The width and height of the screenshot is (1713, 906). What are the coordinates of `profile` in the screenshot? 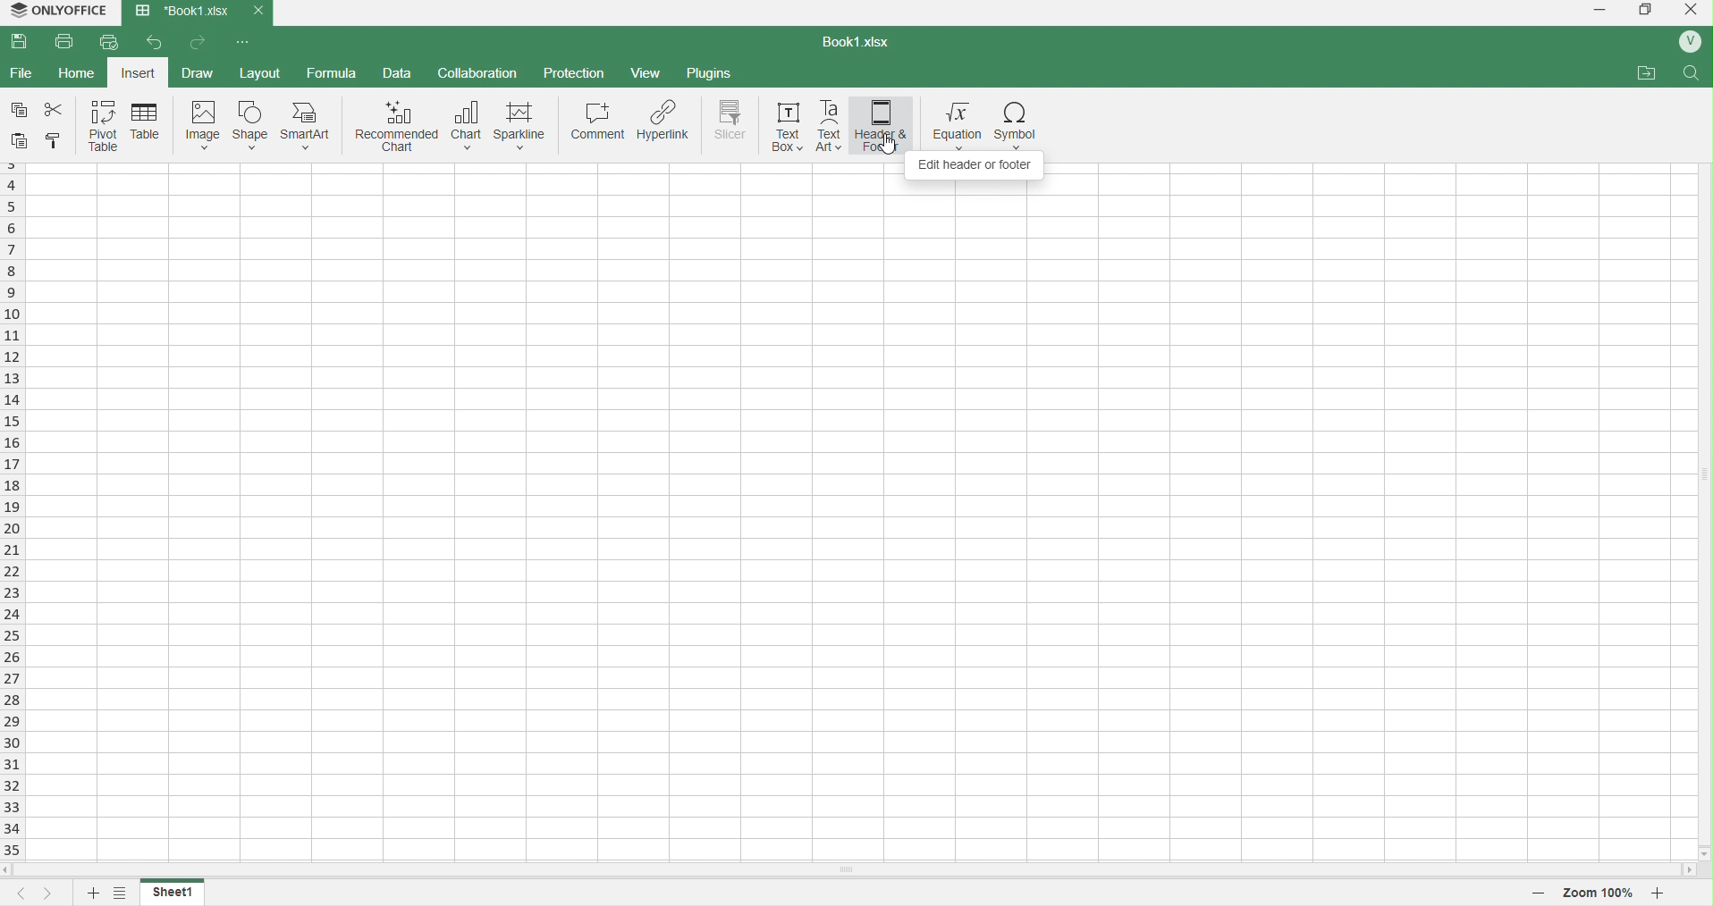 It's located at (1690, 43).